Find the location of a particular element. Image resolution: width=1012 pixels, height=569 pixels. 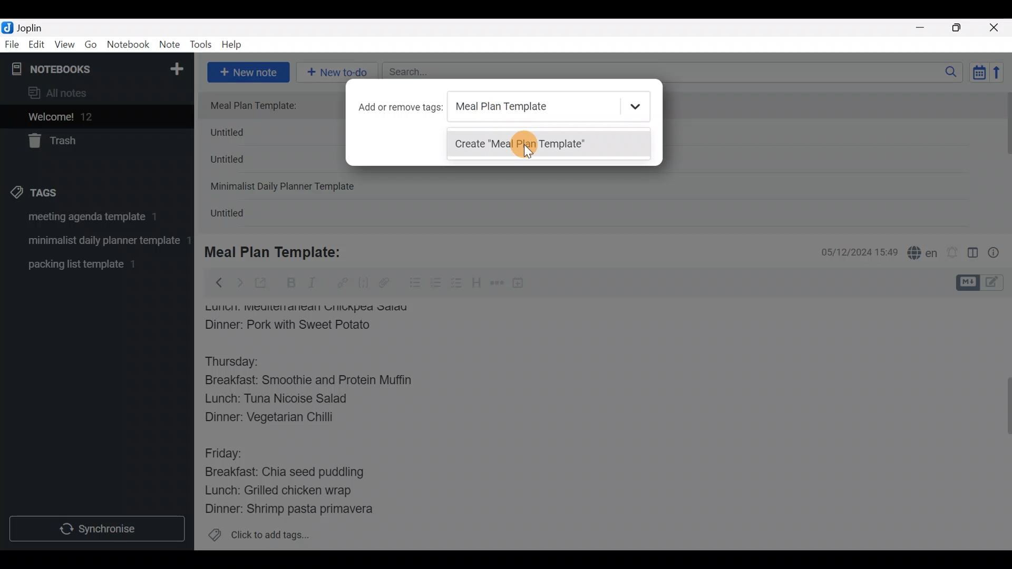

Bulleted list is located at coordinates (413, 283).